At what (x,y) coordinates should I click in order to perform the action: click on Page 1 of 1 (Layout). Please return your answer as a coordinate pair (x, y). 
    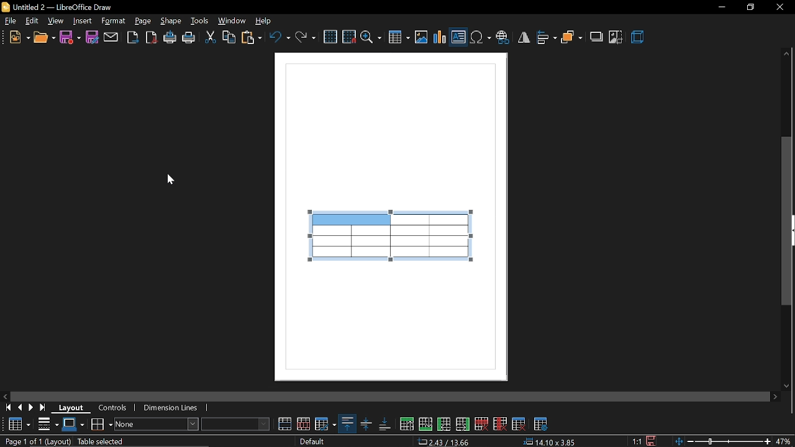
    Looking at the image, I should click on (36, 441).